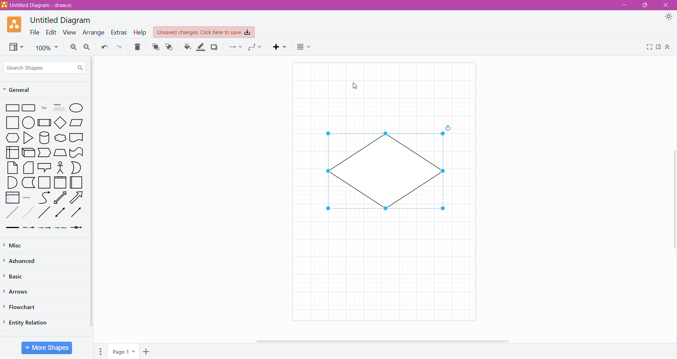 The width and height of the screenshot is (677, 359). I want to click on Application Logo, so click(15, 24).